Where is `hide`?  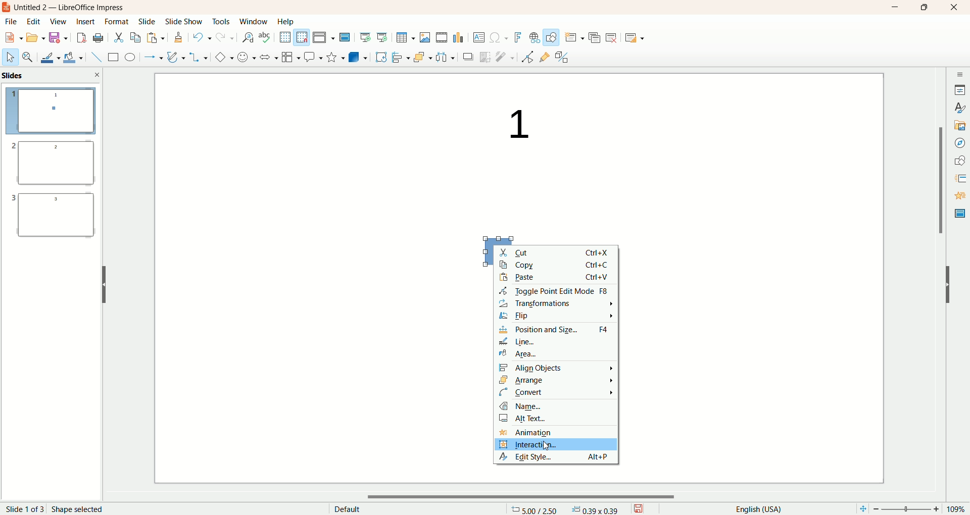 hide is located at coordinates (104, 283).